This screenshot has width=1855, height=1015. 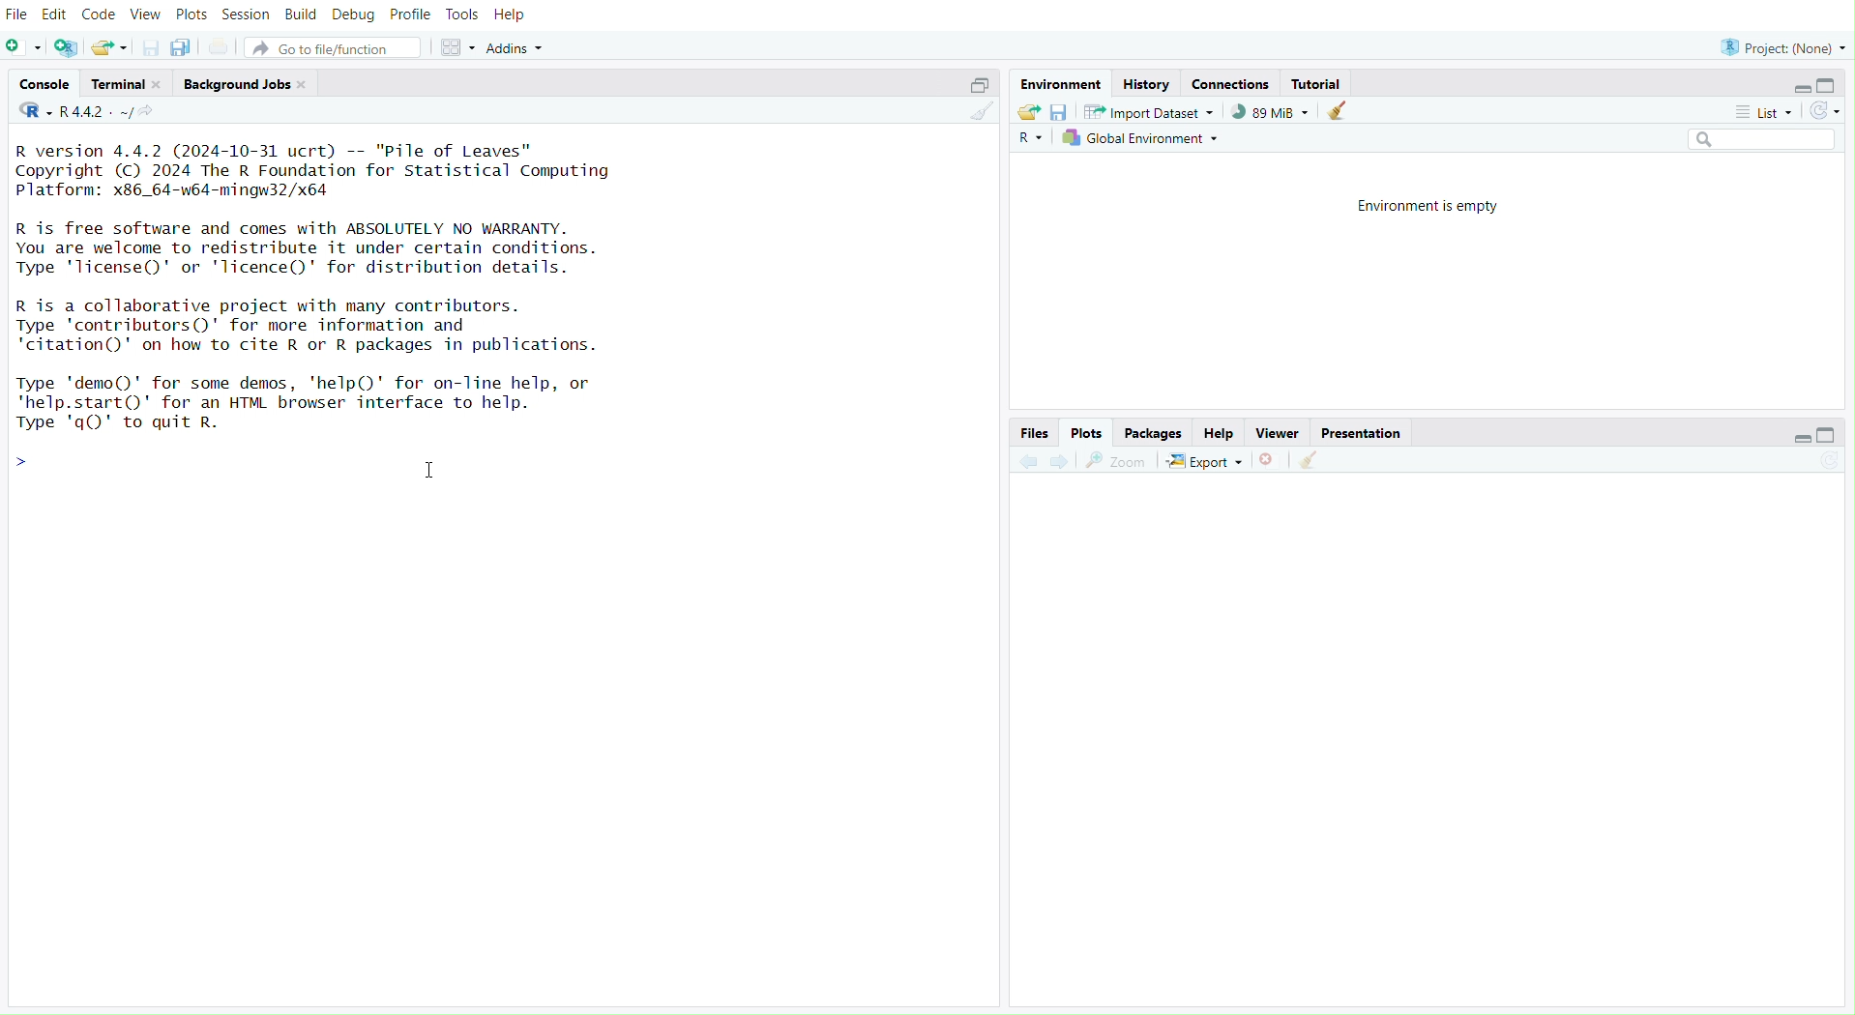 I want to click on Maximize, so click(x=1830, y=433).